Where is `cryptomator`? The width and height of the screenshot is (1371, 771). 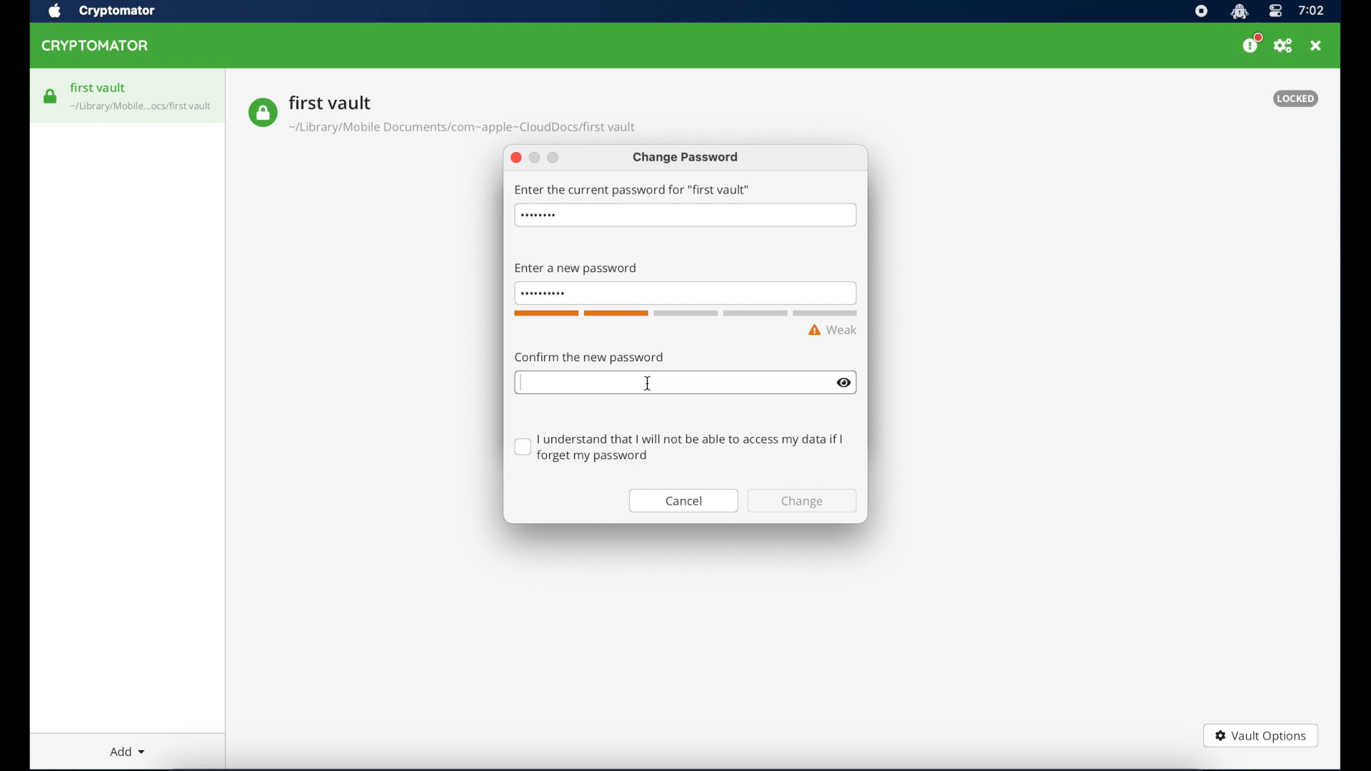 cryptomator is located at coordinates (96, 46).